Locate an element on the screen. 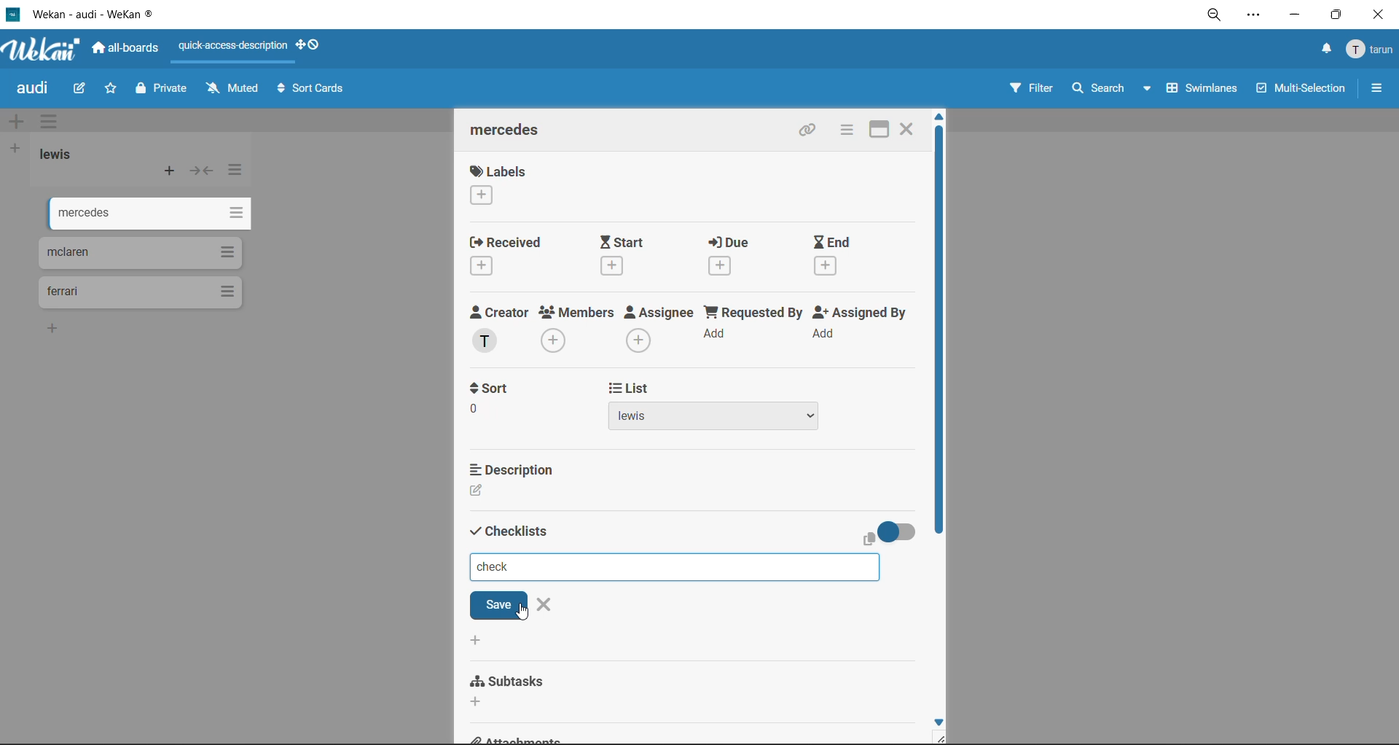  start is located at coordinates (633, 255).